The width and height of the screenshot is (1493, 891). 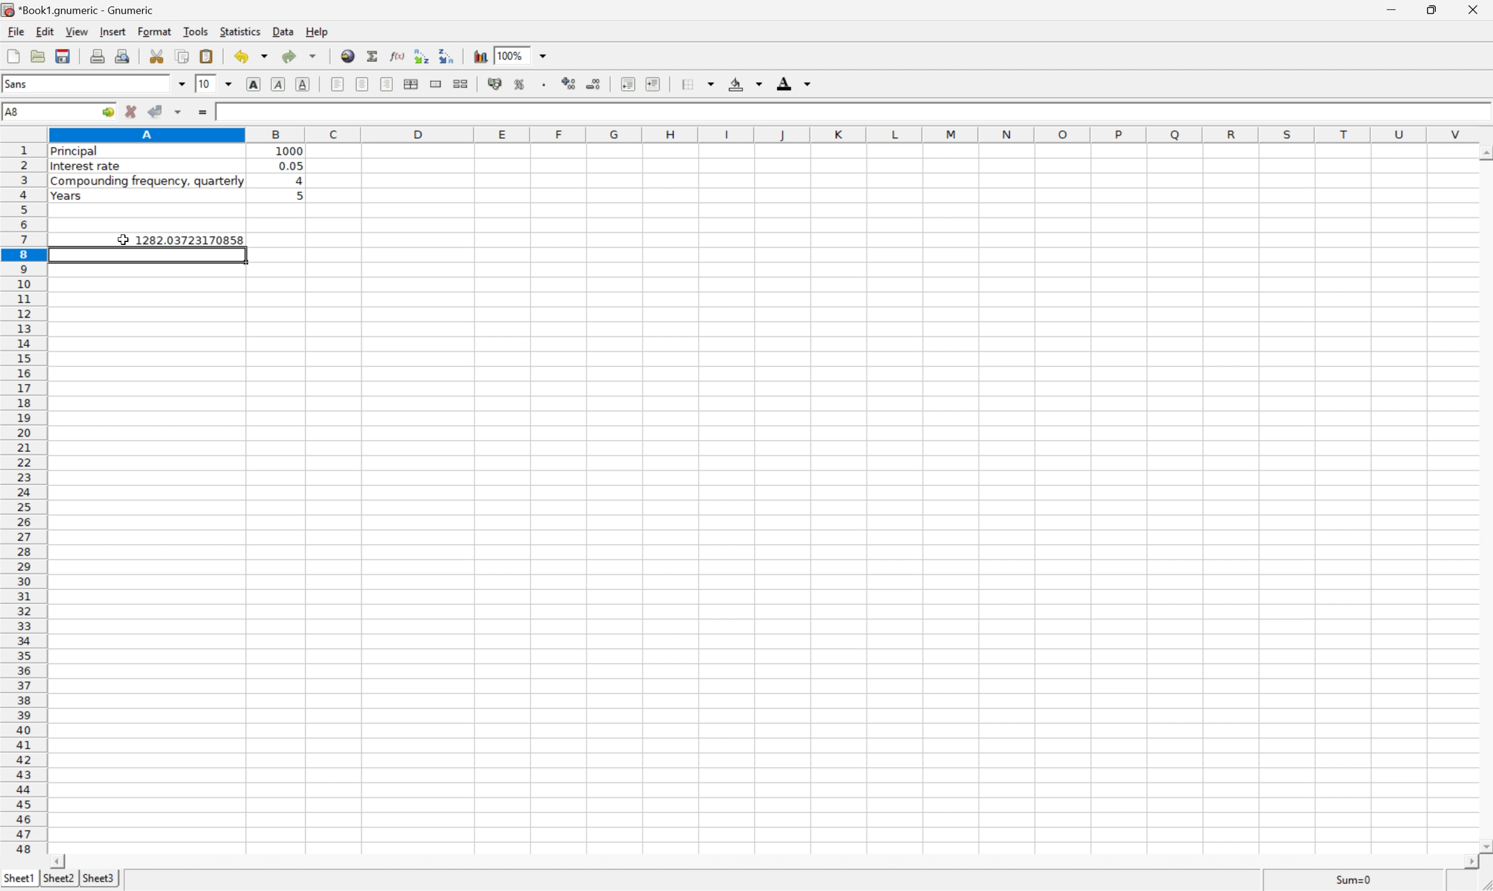 What do you see at coordinates (86, 168) in the screenshot?
I see `interest rate` at bounding box center [86, 168].